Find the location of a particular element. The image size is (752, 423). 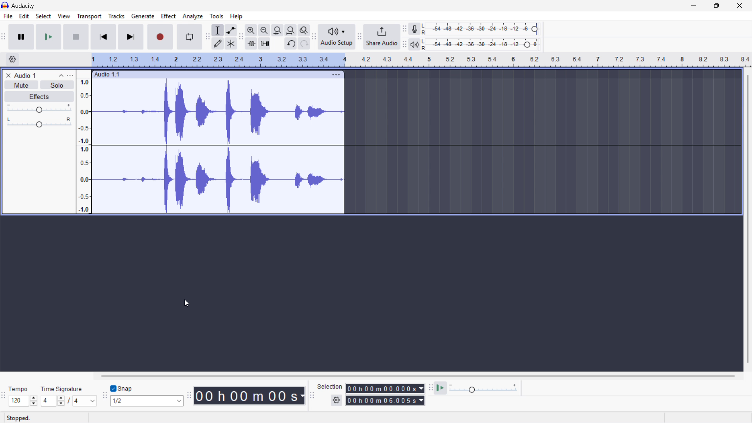

Fit selection to width is located at coordinates (278, 30).